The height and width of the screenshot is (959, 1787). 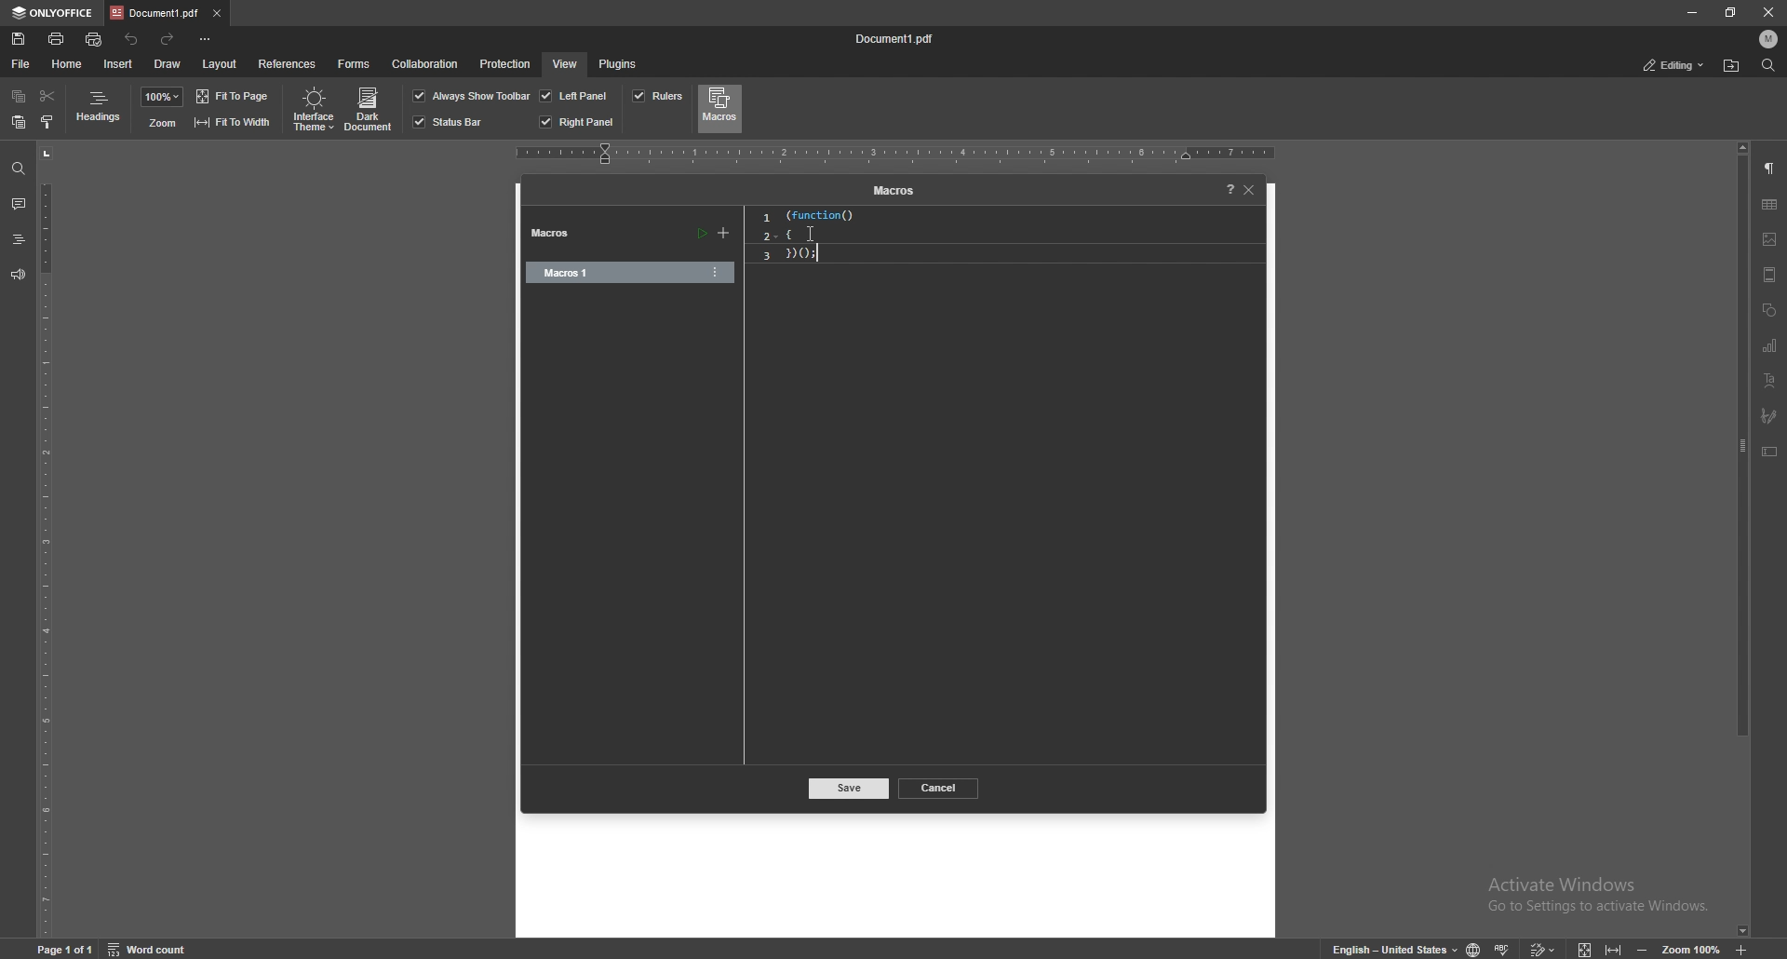 I want to click on file, so click(x=21, y=63).